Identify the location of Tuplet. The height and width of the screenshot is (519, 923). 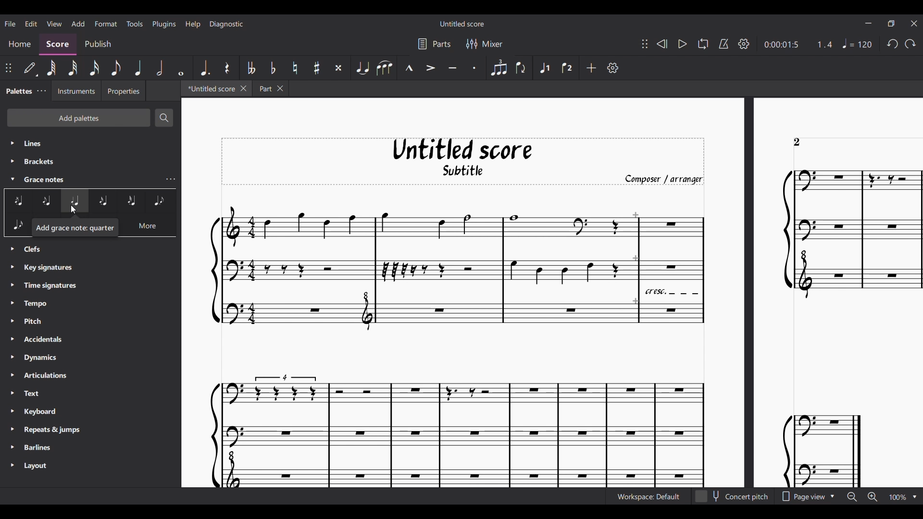
(498, 68).